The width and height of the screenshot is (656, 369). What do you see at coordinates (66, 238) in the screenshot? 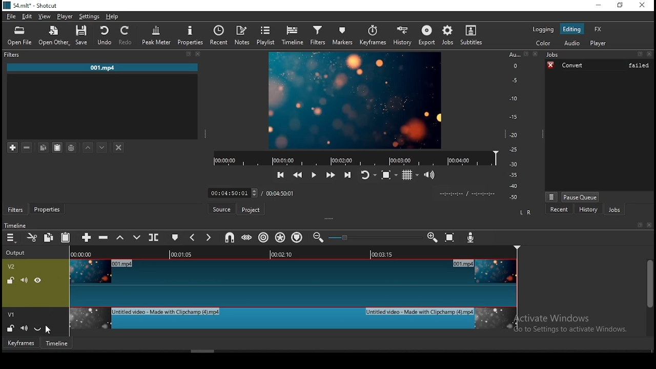
I see `paste` at bounding box center [66, 238].